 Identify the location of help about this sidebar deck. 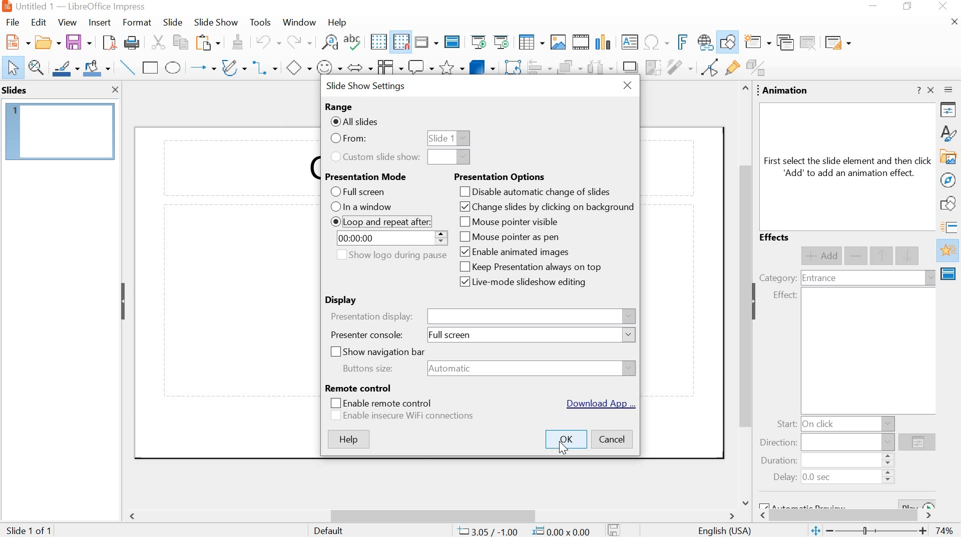
(918, 90).